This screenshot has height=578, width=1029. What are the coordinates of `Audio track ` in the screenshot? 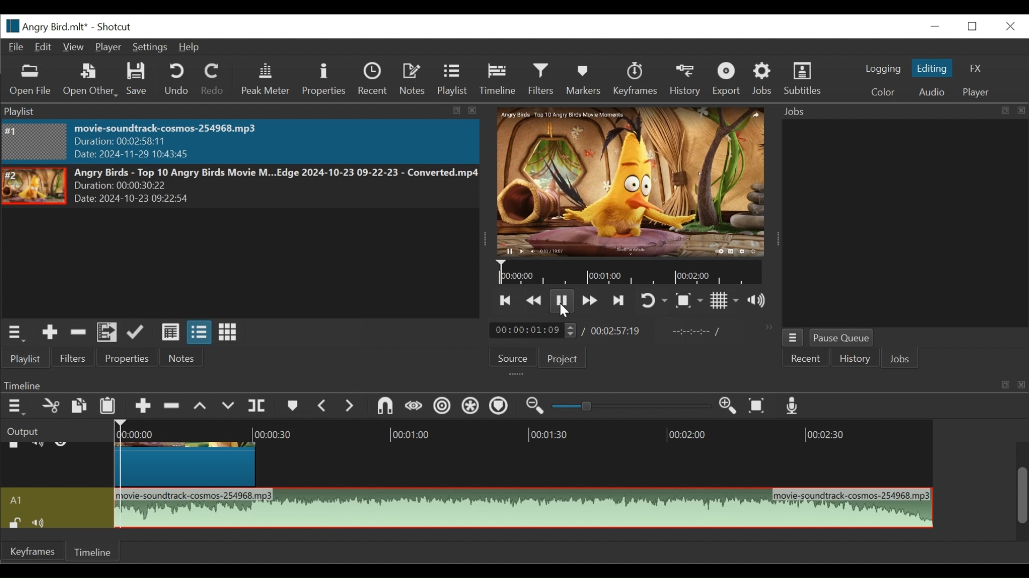 It's located at (57, 500).